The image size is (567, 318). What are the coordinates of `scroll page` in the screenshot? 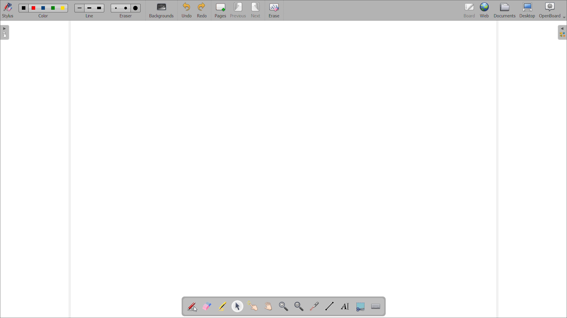 It's located at (268, 306).